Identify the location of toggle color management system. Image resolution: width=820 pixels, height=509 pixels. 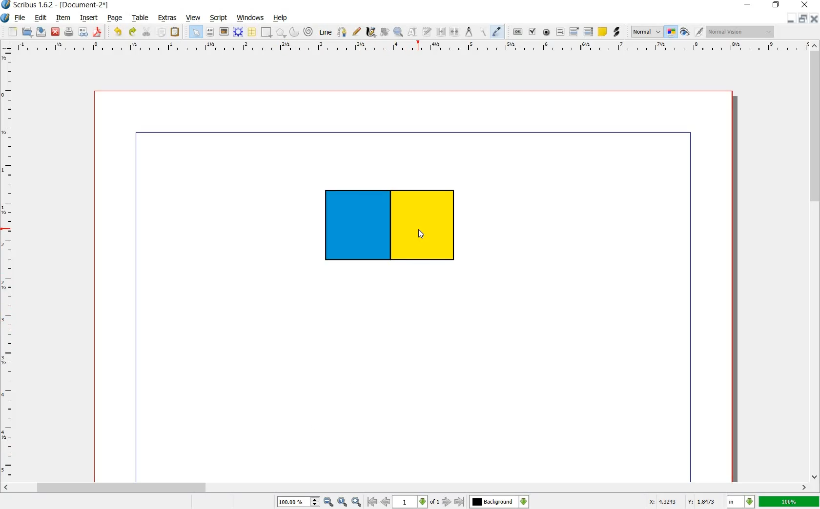
(671, 32).